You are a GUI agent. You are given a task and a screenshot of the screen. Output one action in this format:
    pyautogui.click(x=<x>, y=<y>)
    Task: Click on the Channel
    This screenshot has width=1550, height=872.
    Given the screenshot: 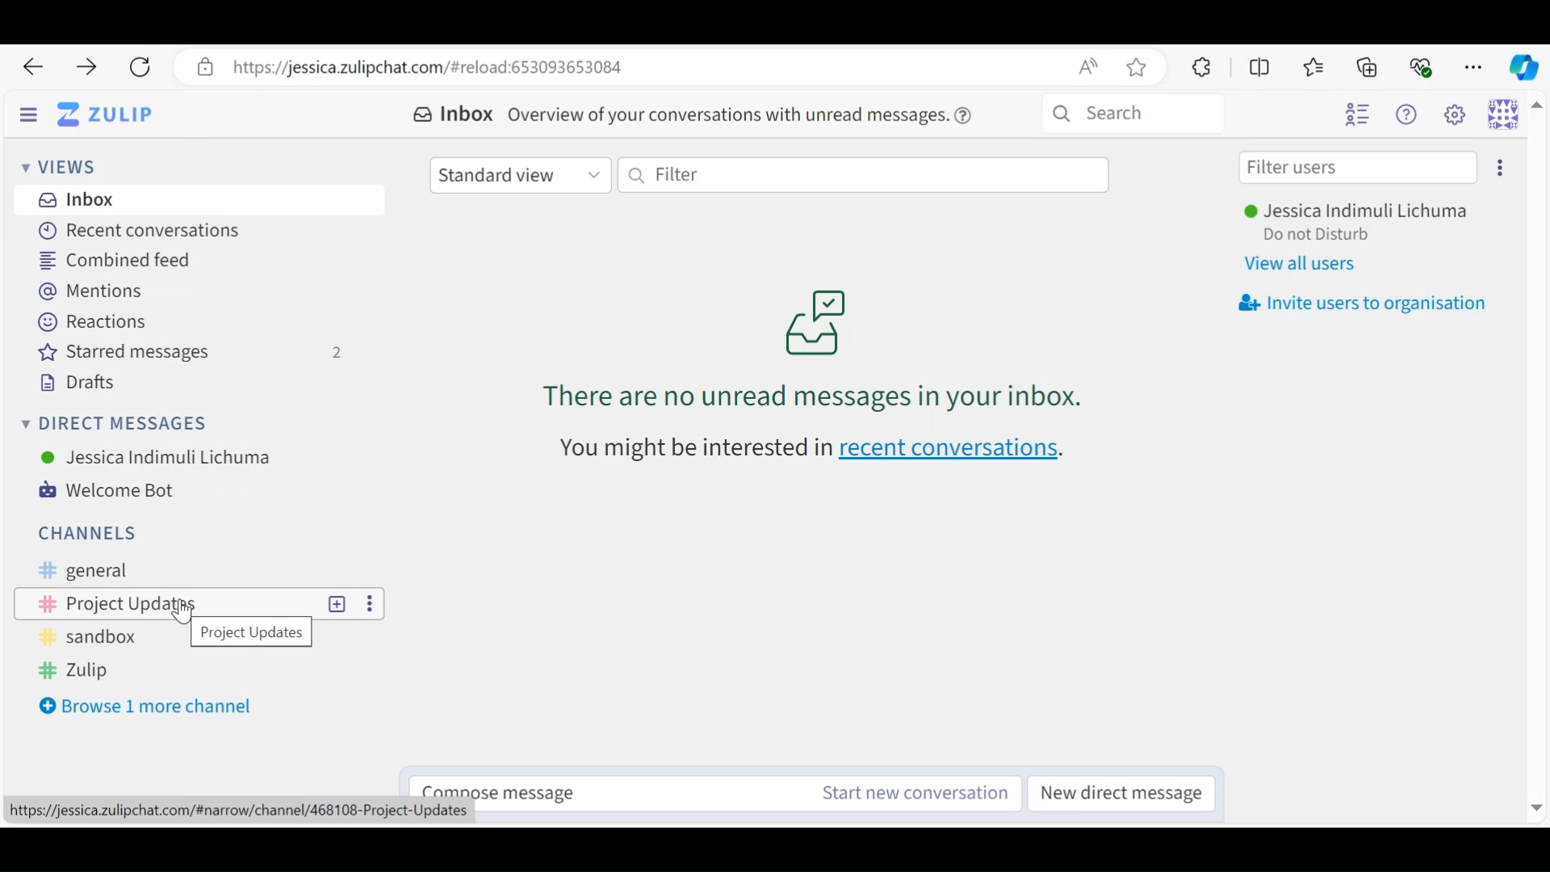 What is the action you would take?
    pyautogui.click(x=166, y=603)
    